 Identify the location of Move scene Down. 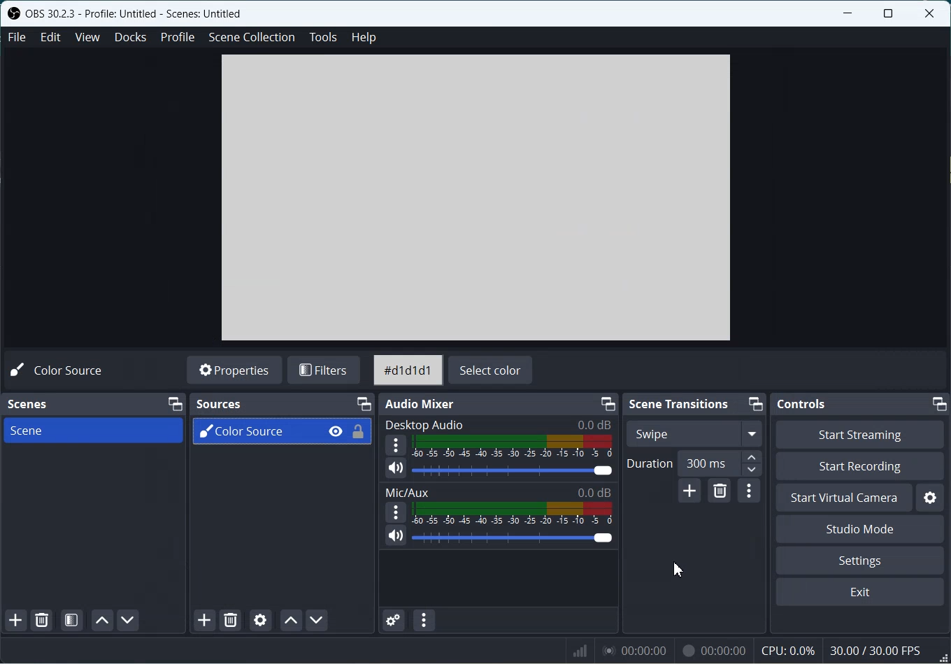
(128, 620).